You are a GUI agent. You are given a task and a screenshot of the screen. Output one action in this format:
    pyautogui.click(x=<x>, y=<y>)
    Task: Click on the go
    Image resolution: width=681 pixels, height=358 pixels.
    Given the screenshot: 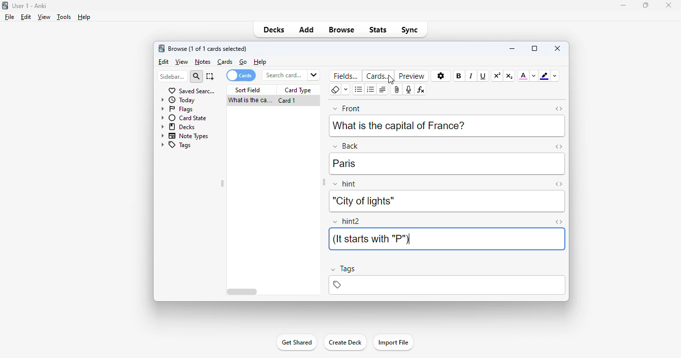 What is the action you would take?
    pyautogui.click(x=243, y=62)
    